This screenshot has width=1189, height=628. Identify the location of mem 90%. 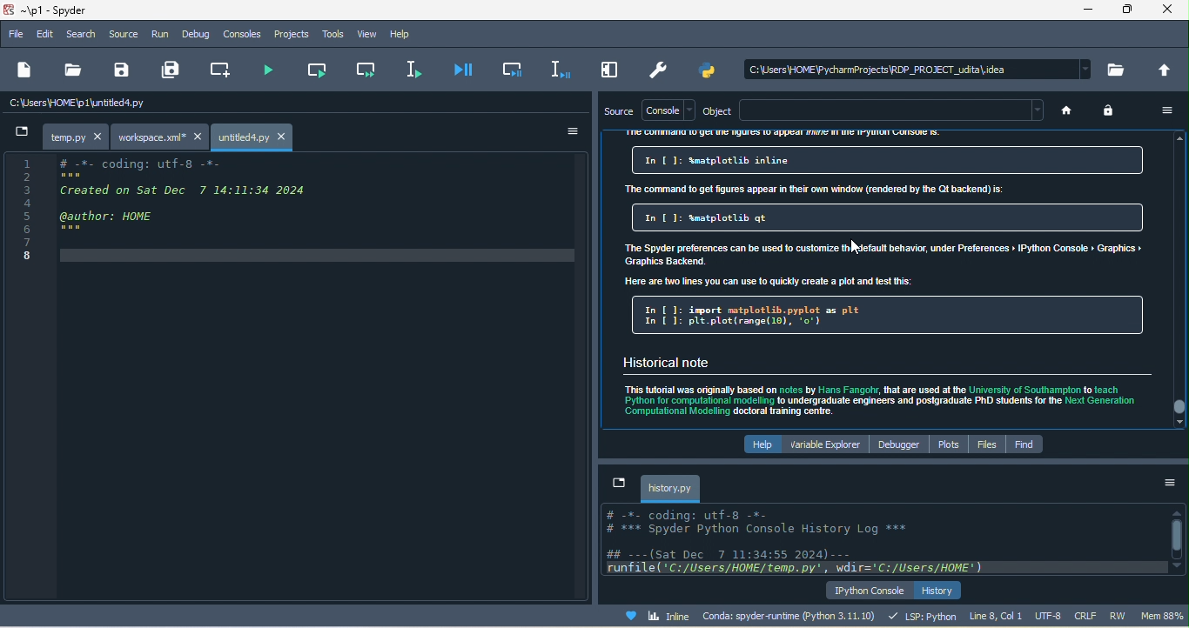
(1161, 618).